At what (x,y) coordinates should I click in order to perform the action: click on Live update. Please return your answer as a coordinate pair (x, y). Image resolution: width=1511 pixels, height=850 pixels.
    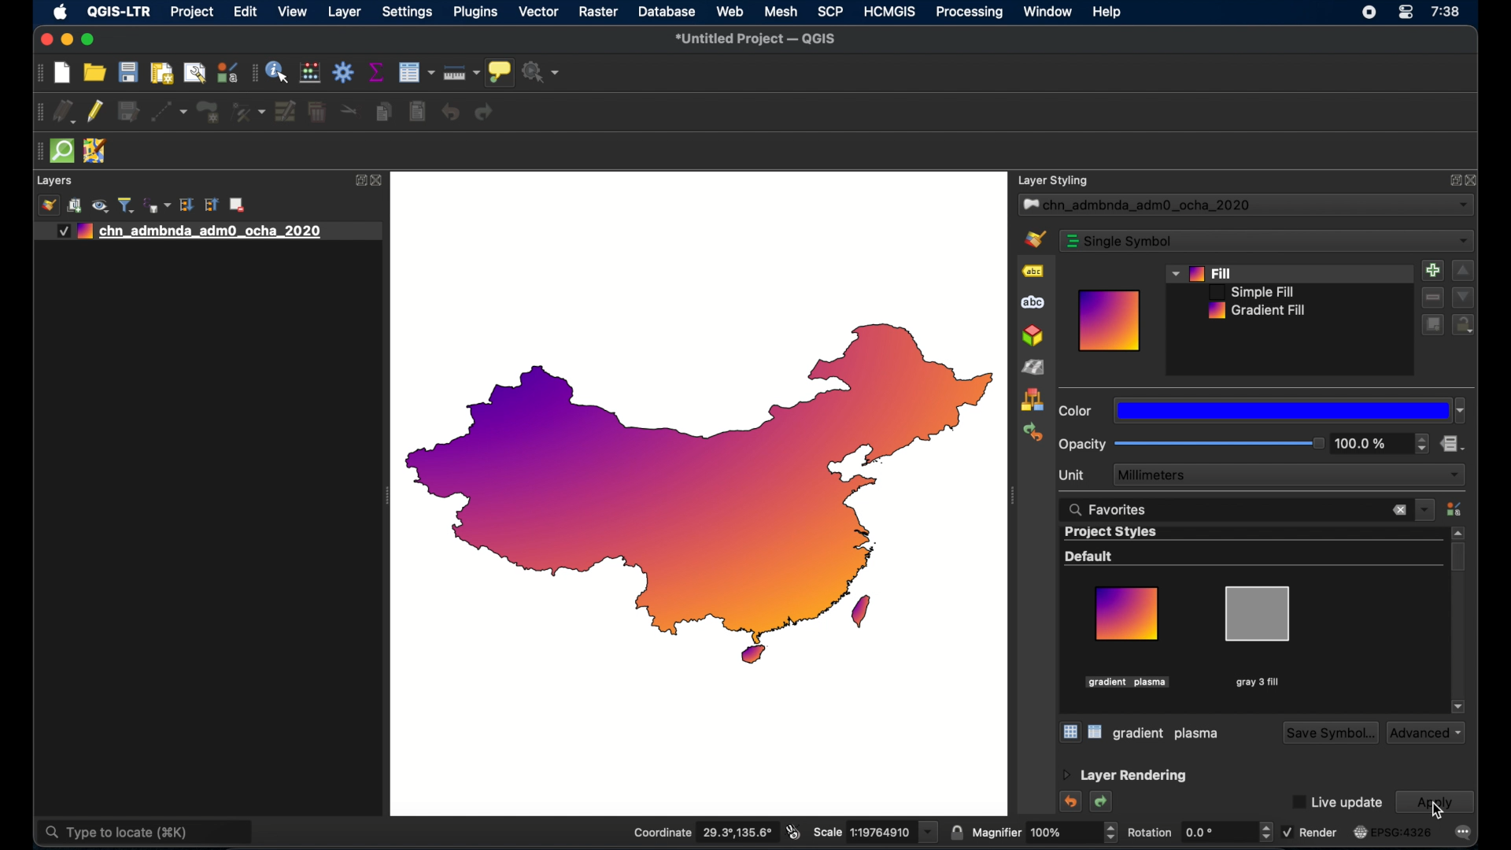
    Looking at the image, I should click on (1339, 804).